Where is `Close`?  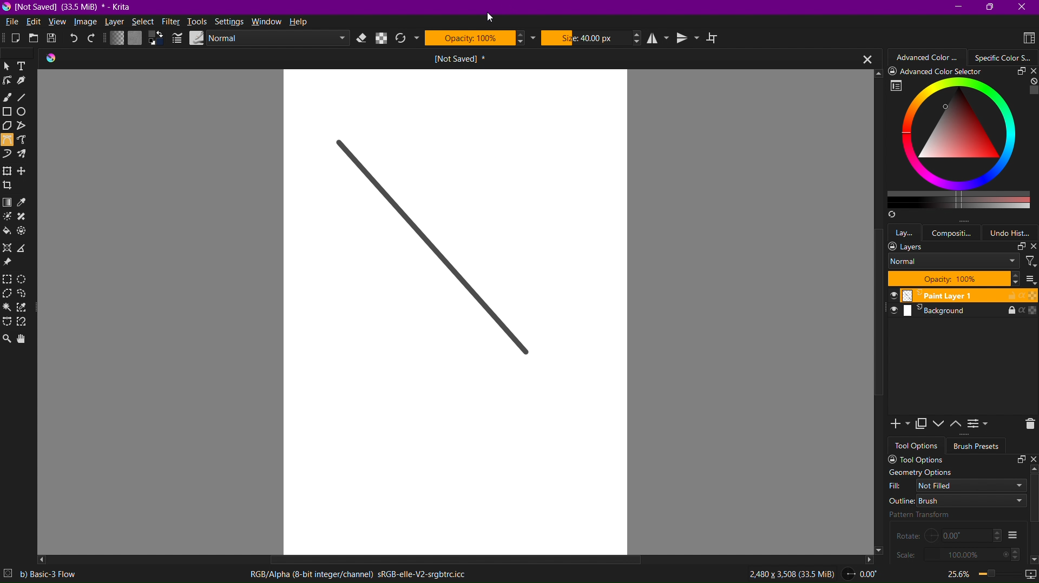 Close is located at coordinates (1024, 7).